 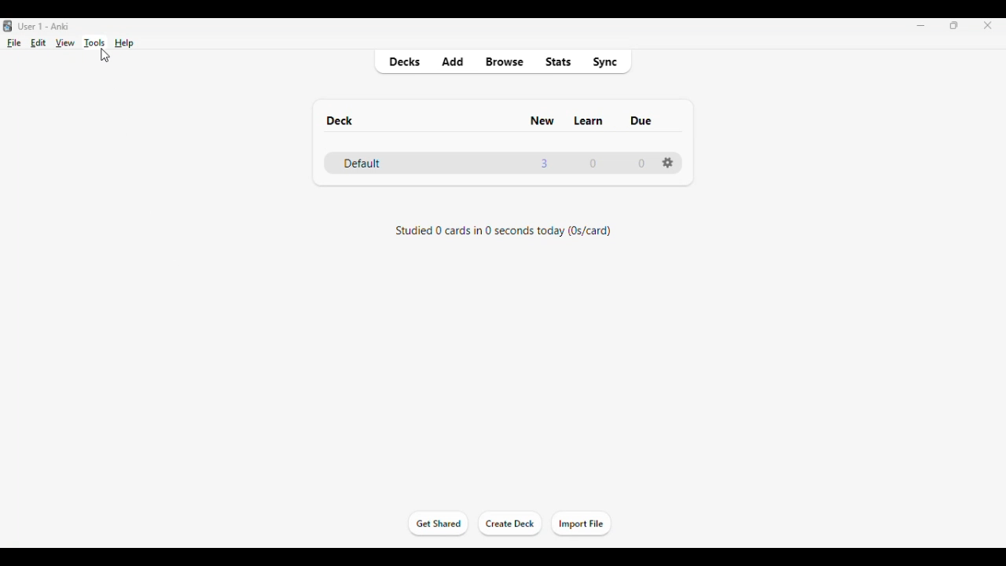 I want to click on 0, so click(x=641, y=164).